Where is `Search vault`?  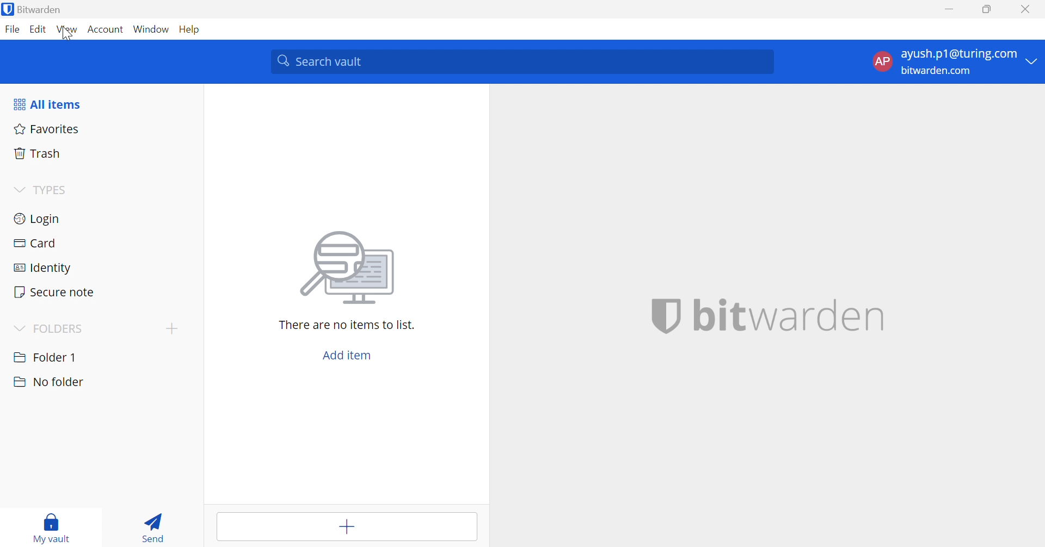
Search vault is located at coordinates (521, 62).